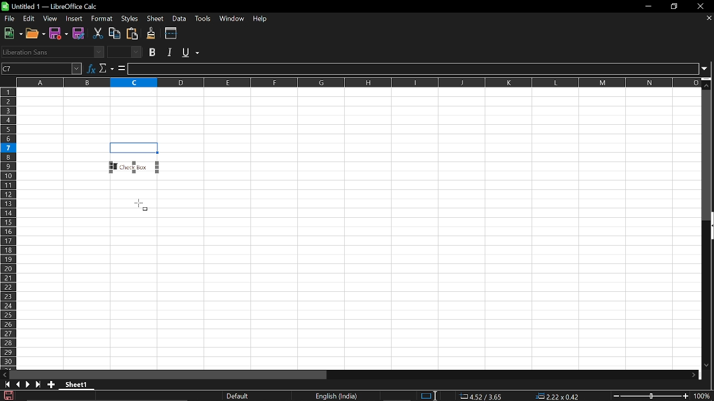 This screenshot has width=714, height=401. Describe the element at coordinates (359, 115) in the screenshot. I see `Fillable cells` at that location.